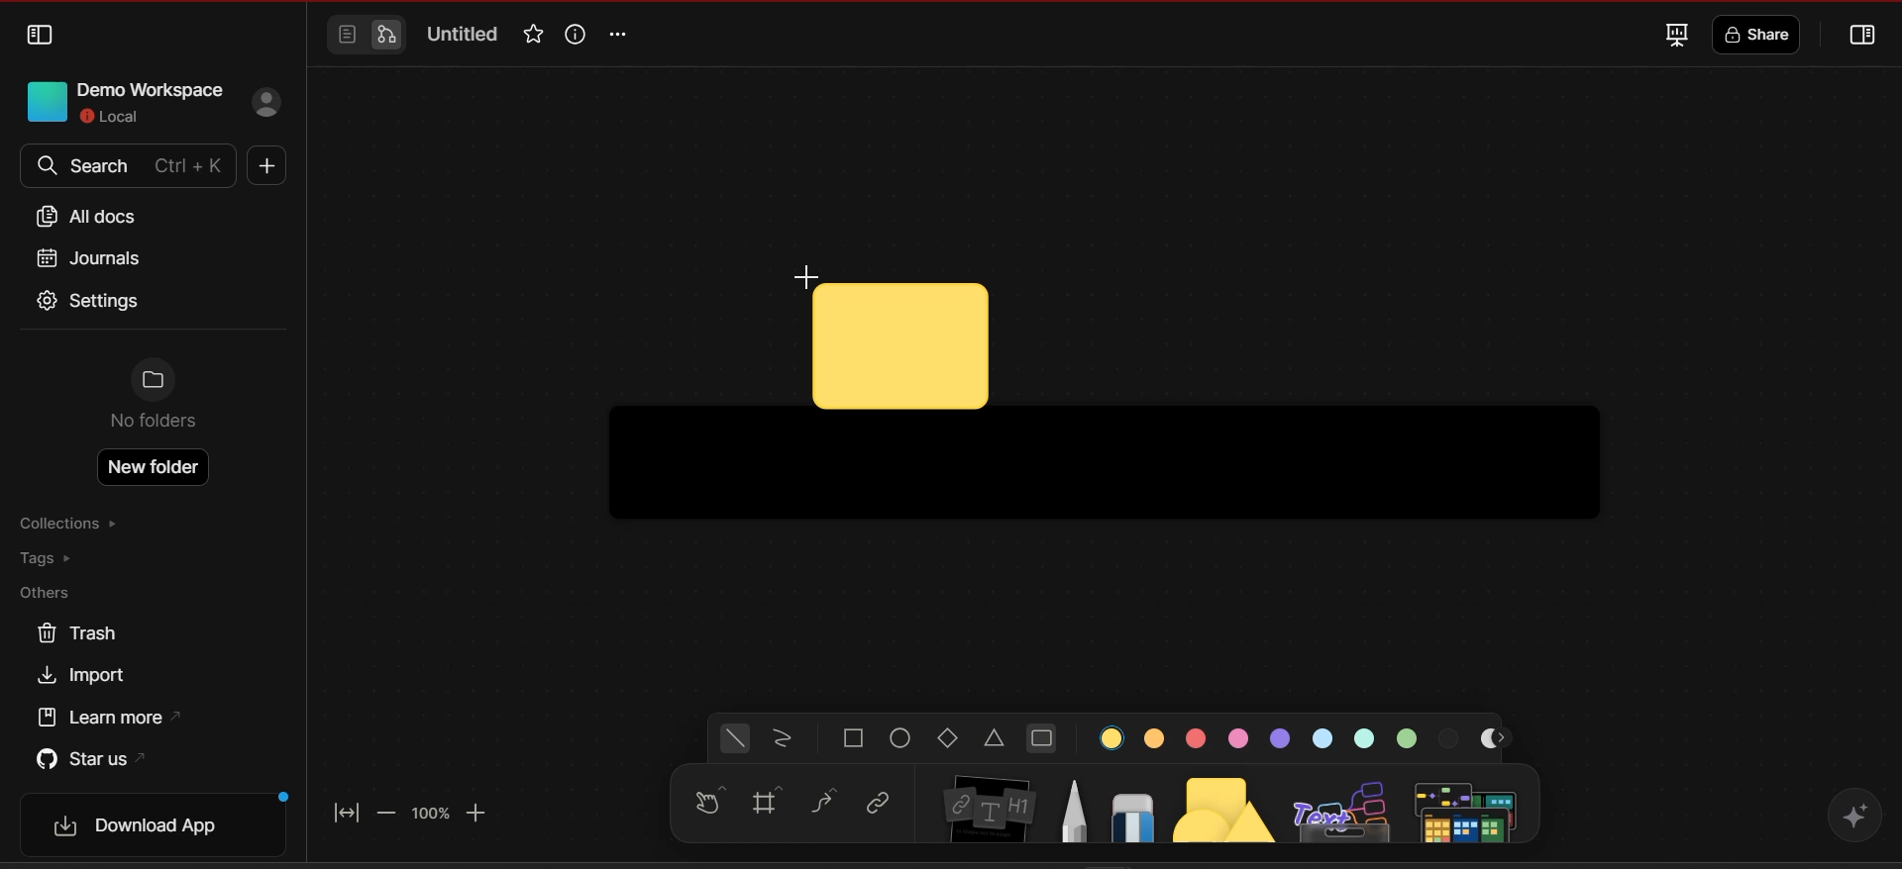 This screenshot has width=1902, height=869. What do you see at coordinates (1854, 814) in the screenshot?
I see `affine AI` at bounding box center [1854, 814].